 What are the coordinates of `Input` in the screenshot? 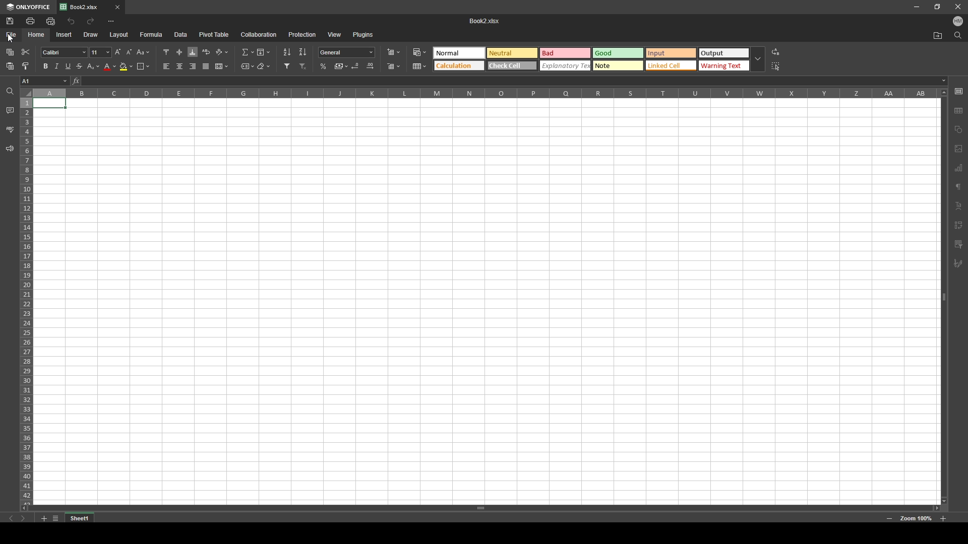 It's located at (671, 53).